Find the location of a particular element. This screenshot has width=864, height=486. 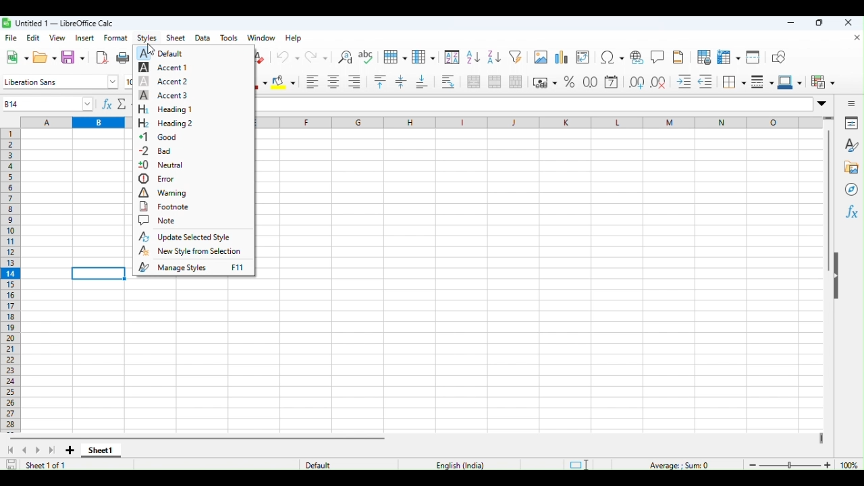

Edit is located at coordinates (32, 36).